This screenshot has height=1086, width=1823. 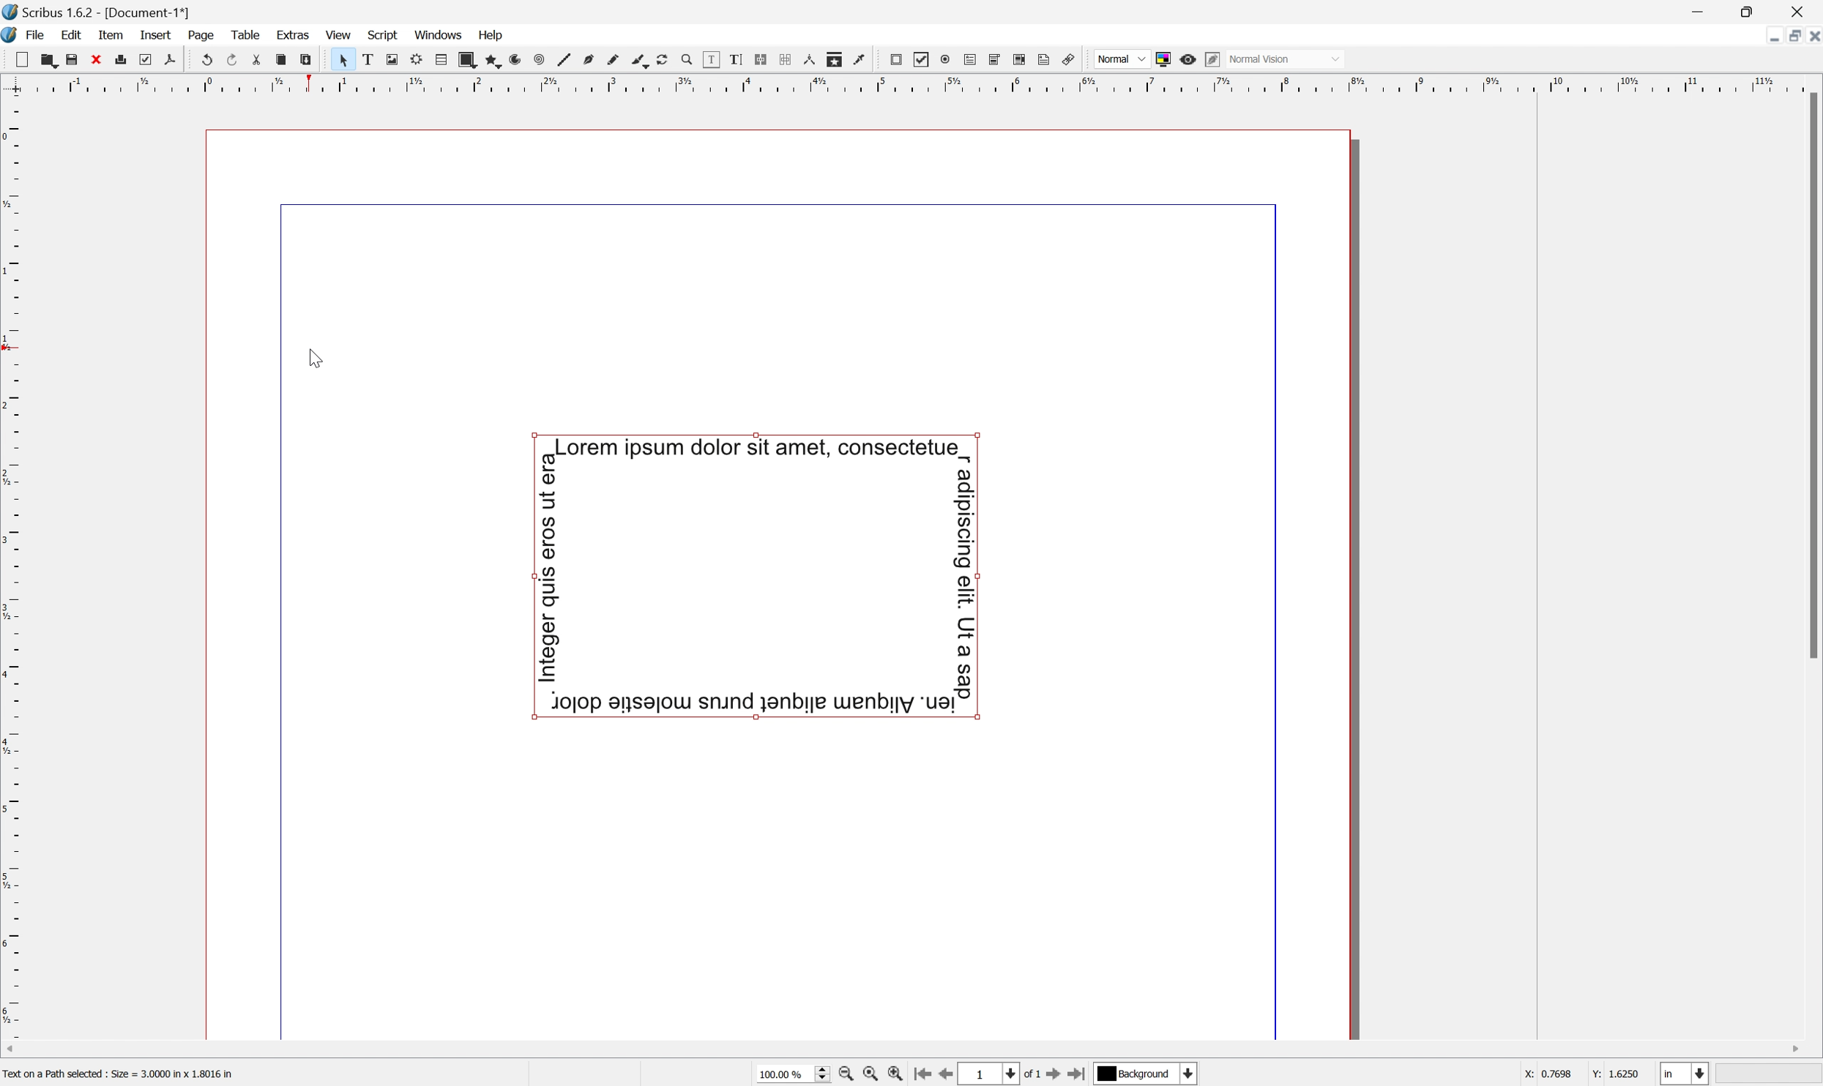 I want to click on Bezier curve, so click(x=585, y=62).